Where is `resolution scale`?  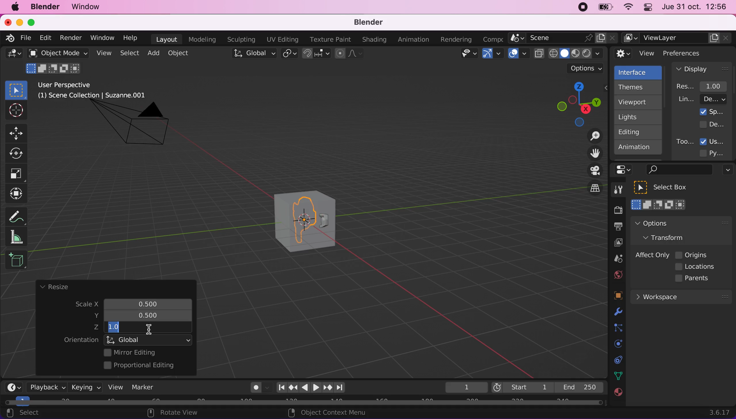
resolution scale is located at coordinates (705, 86).